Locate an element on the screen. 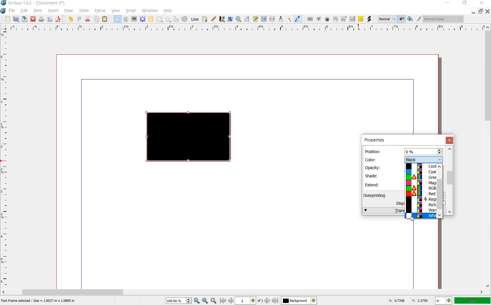 The width and height of the screenshot is (491, 305). scrollbar is located at coordinates (440, 191).